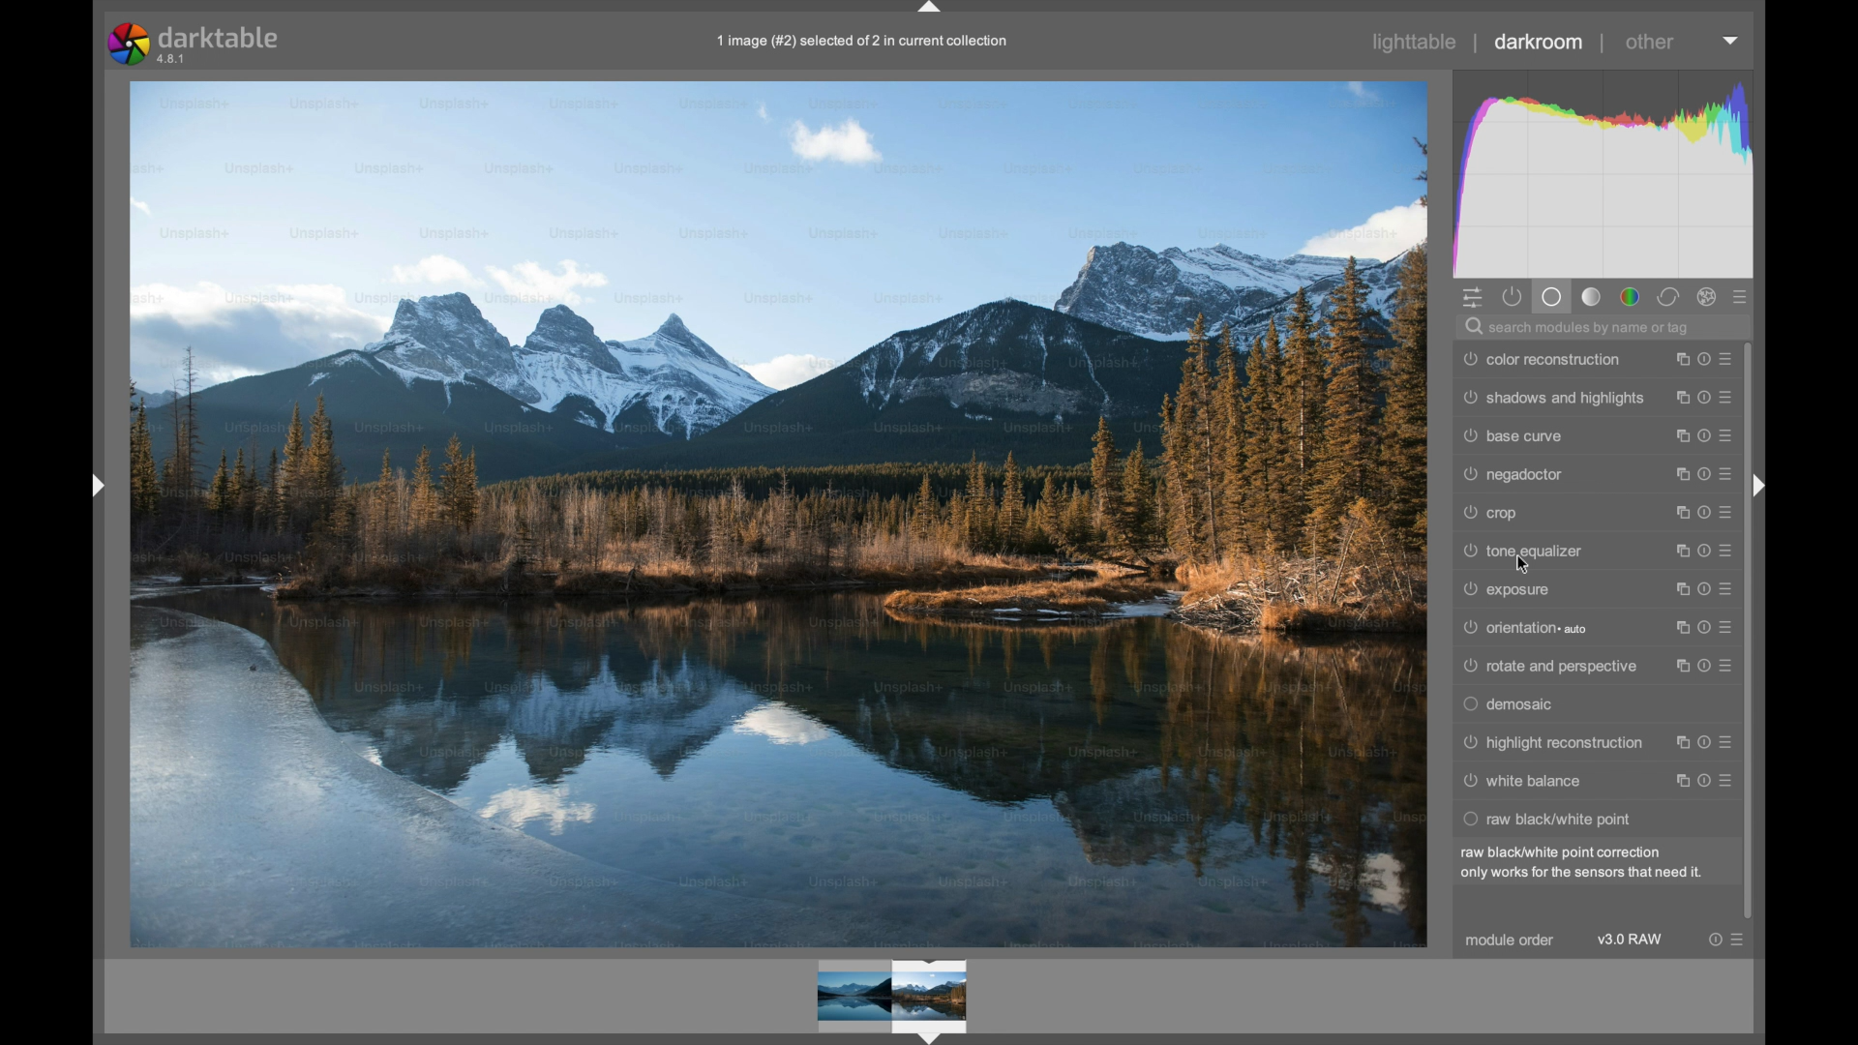 Image resolution: width=1858 pixels, height=1045 pixels. What do you see at coordinates (1712, 940) in the screenshot?
I see `reset parameters` at bounding box center [1712, 940].